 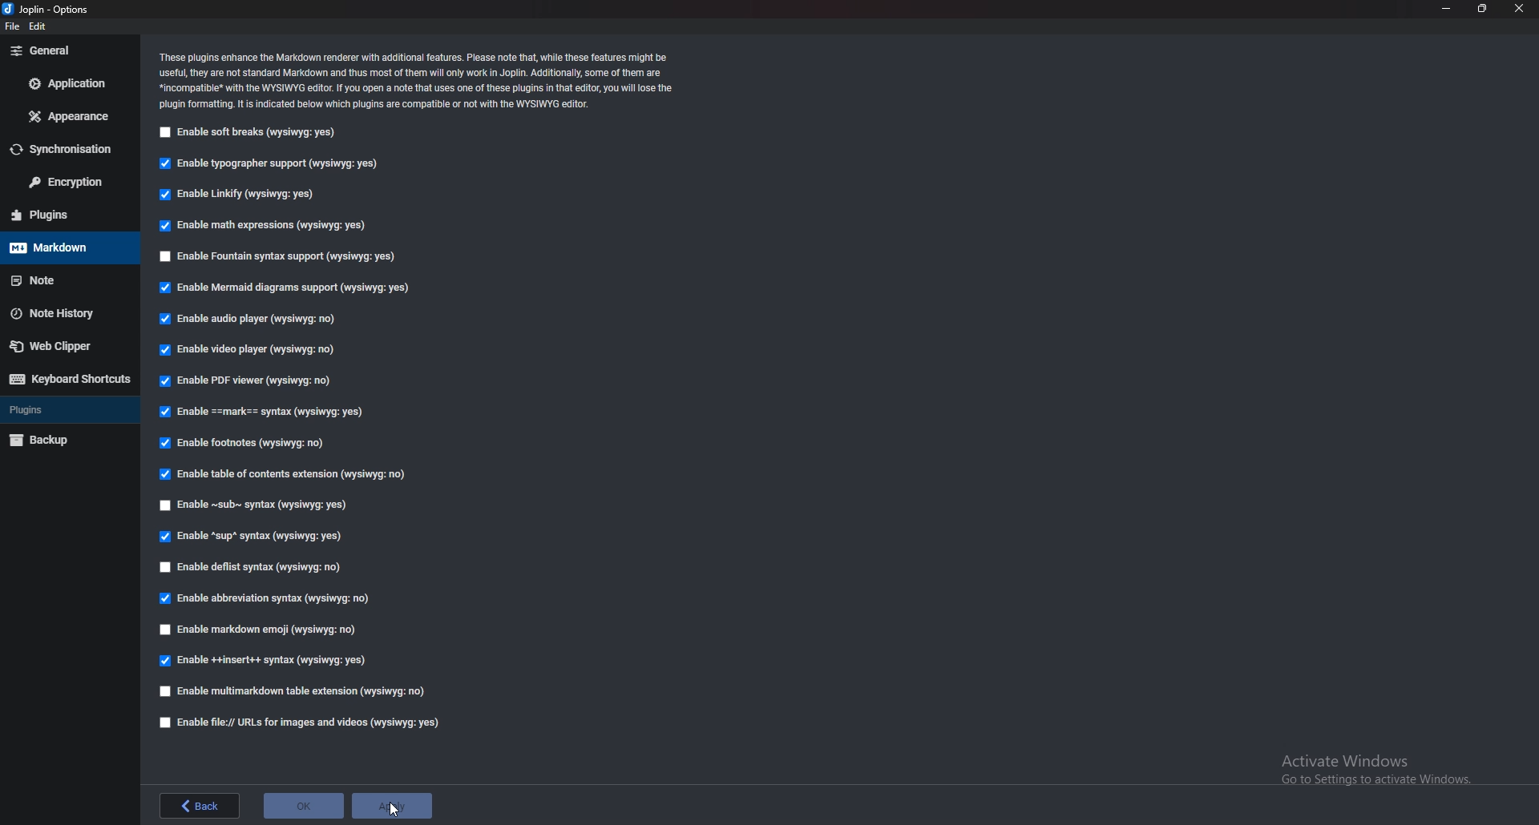 I want to click on resize, so click(x=1480, y=8).